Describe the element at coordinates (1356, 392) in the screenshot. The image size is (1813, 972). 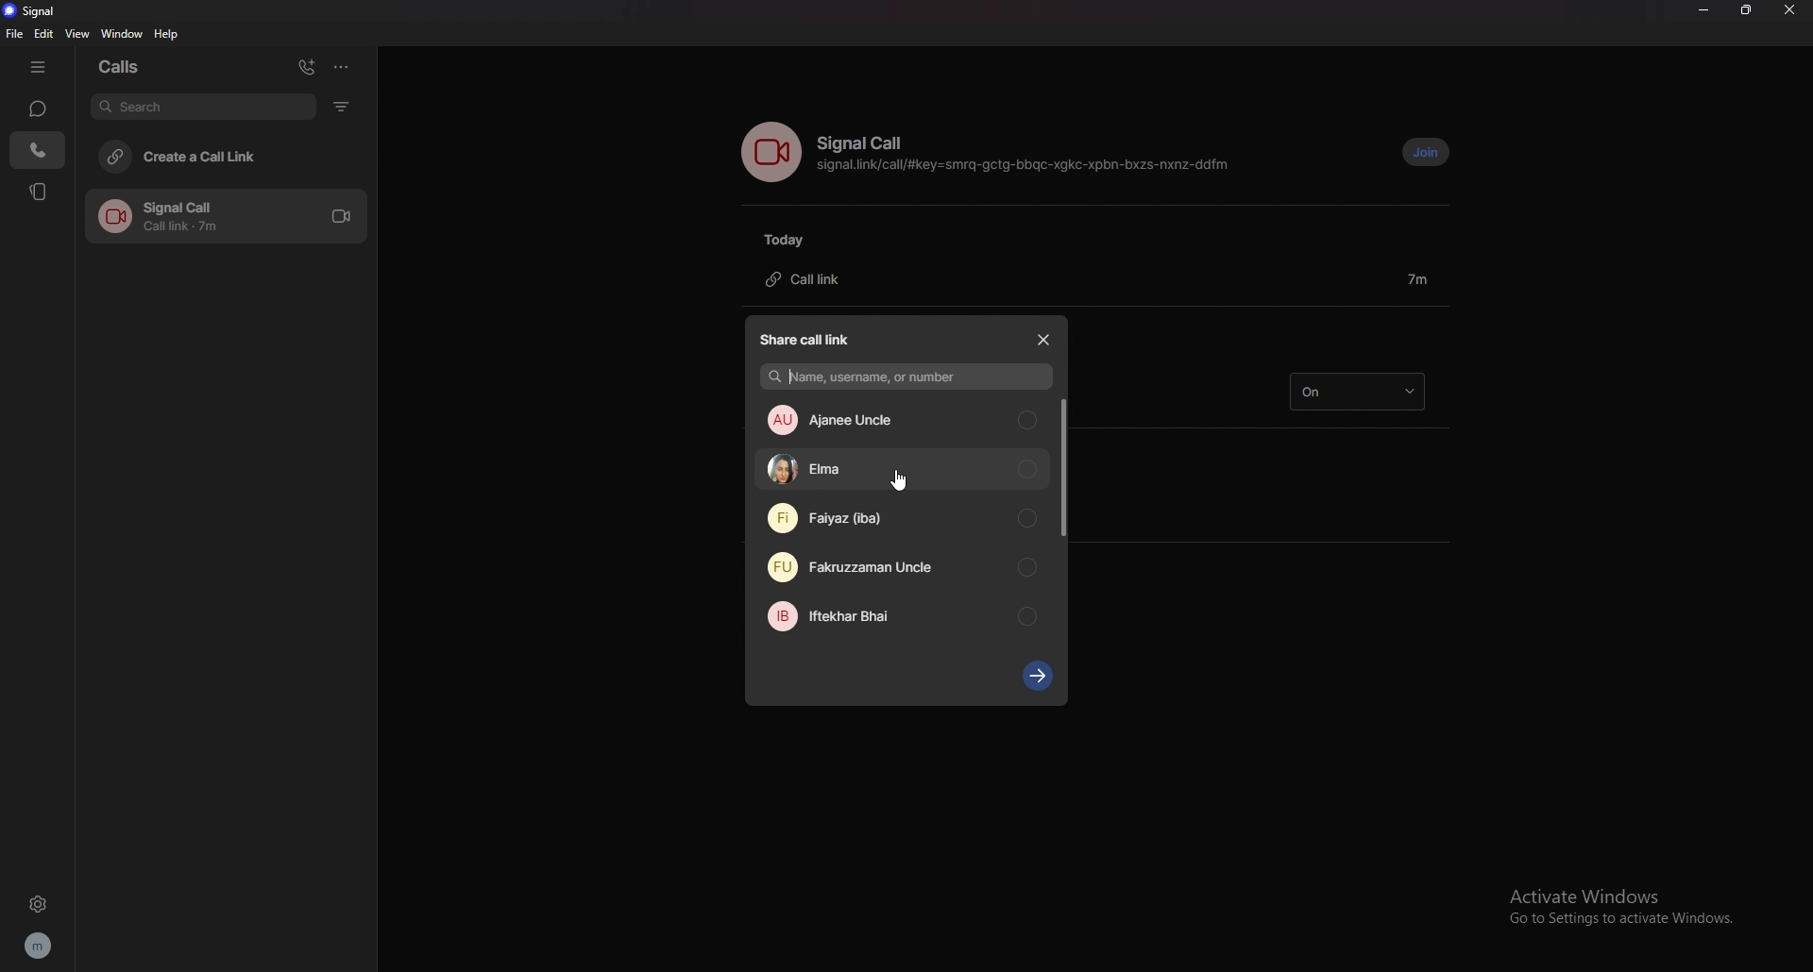
I see `on` at that location.